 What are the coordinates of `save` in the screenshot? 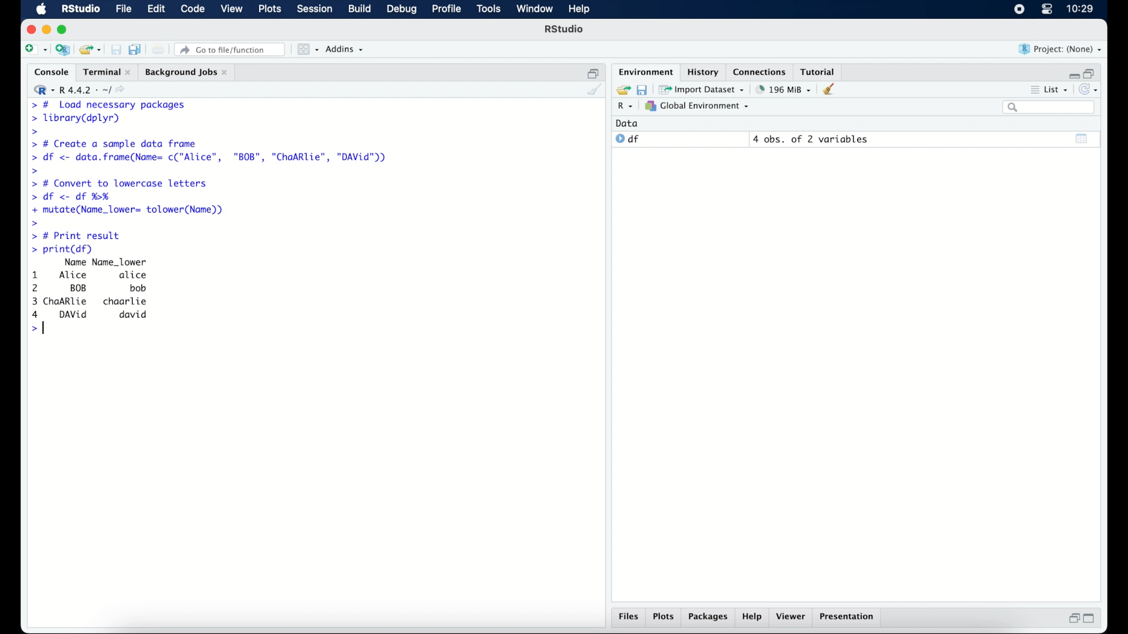 It's located at (642, 89).